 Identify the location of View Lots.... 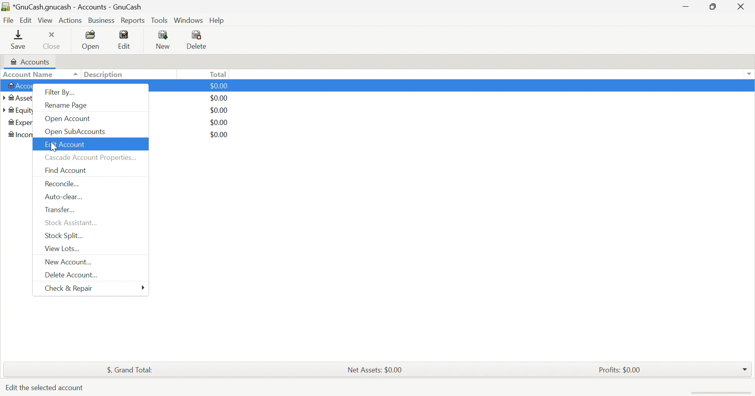
(63, 249).